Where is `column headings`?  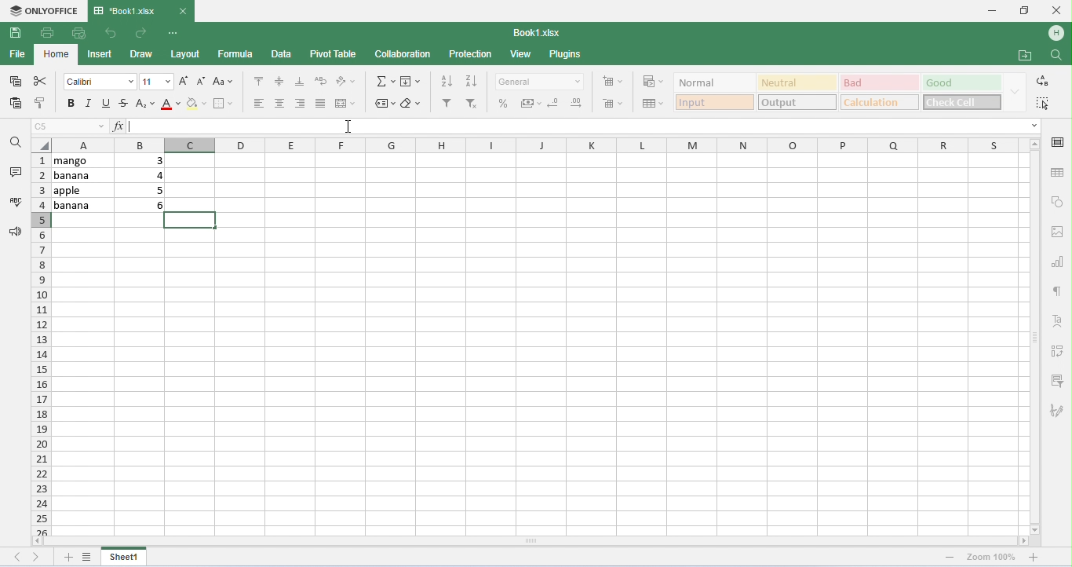 column headings is located at coordinates (538, 144).